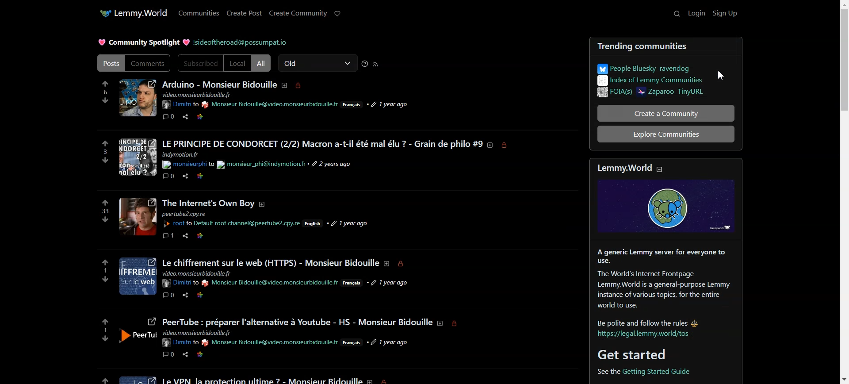  Describe the element at coordinates (187, 165) in the screenshot. I see `hyperlink` at that location.